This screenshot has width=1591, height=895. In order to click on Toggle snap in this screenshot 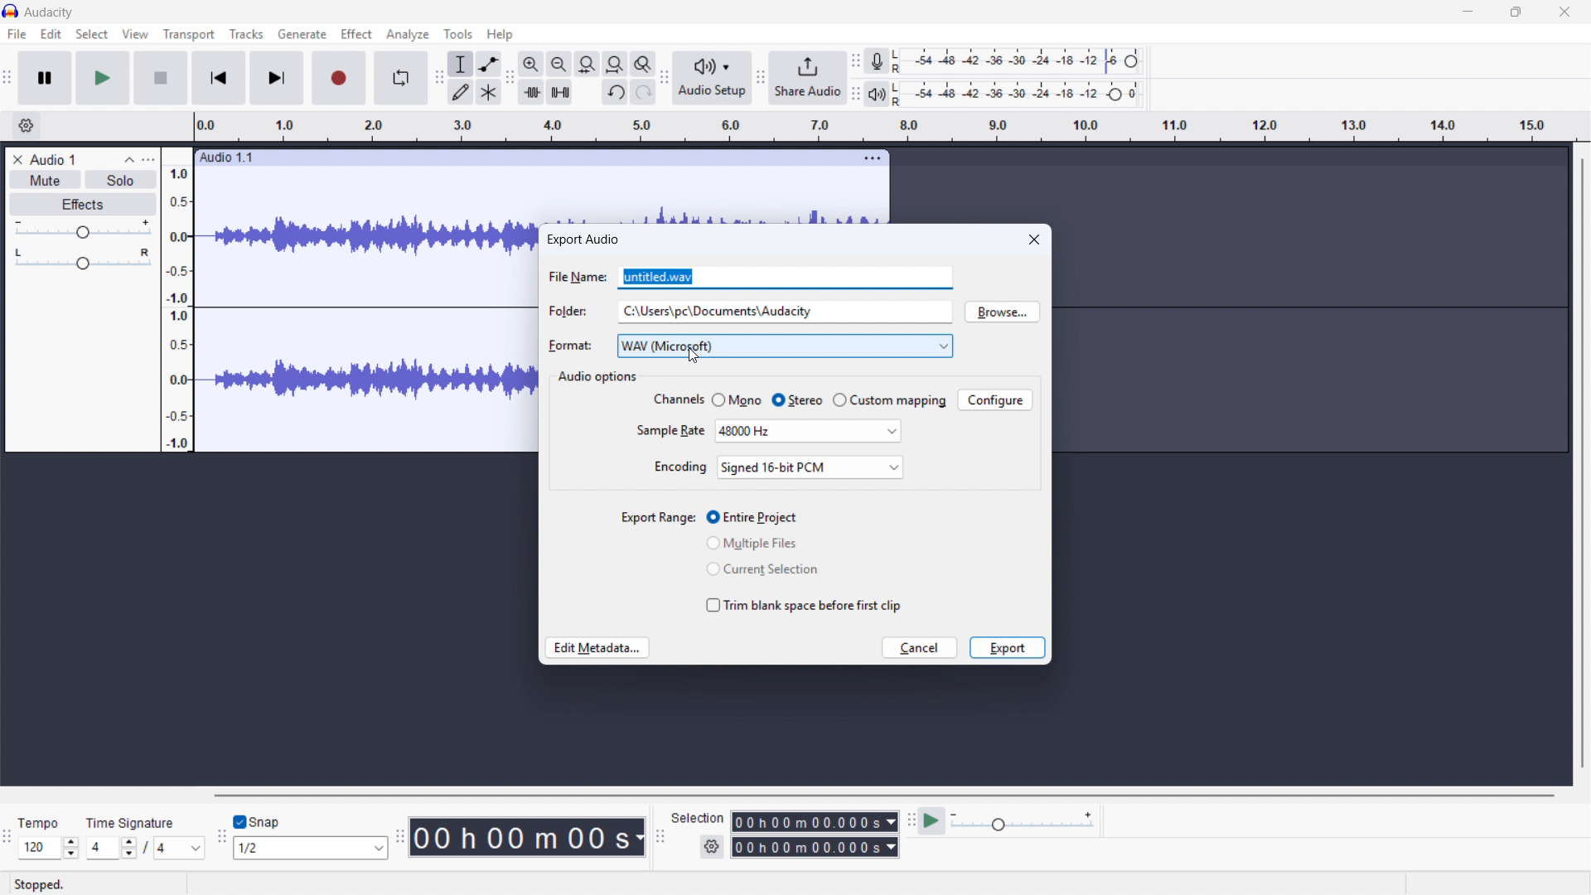, I will do `click(257, 822)`.